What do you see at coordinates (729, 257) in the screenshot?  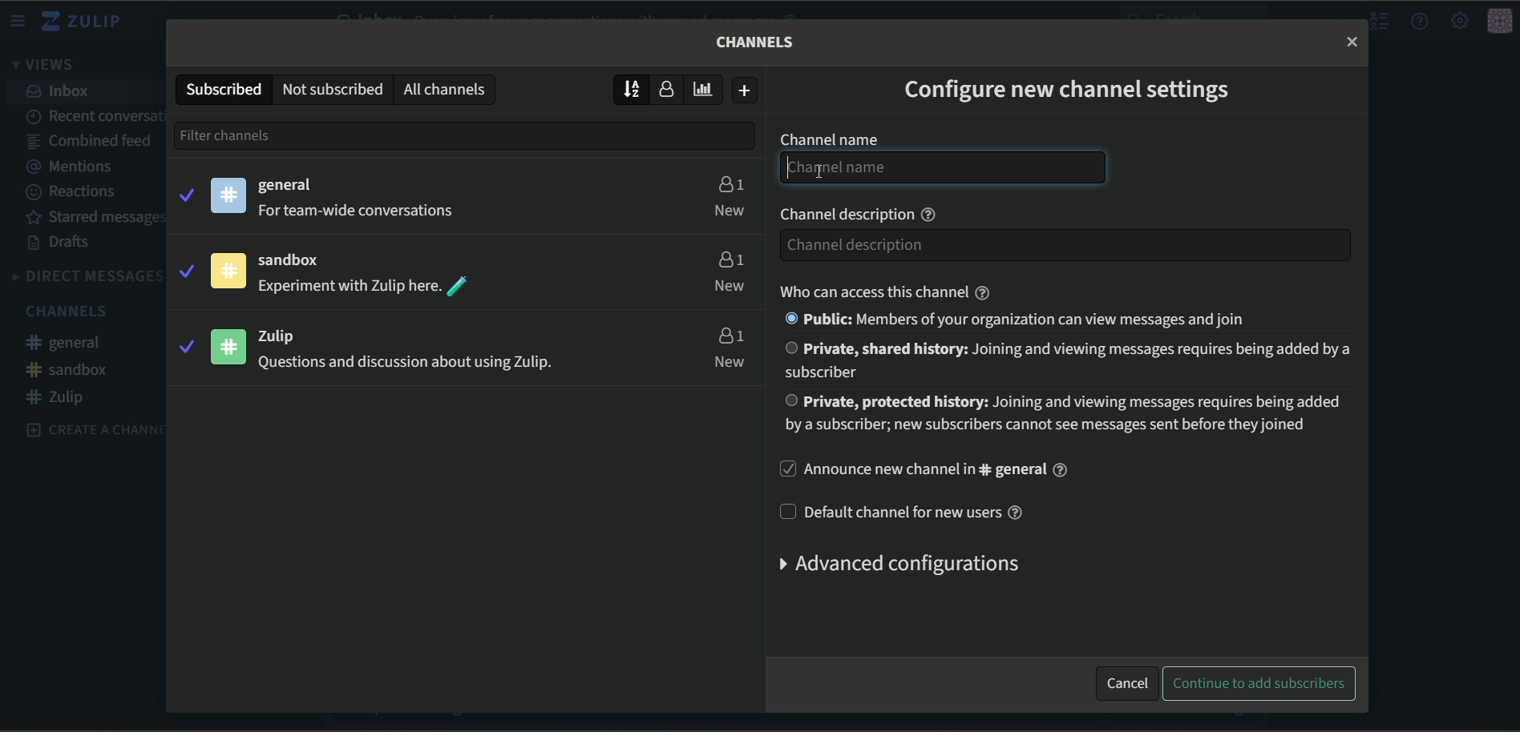 I see `users` at bounding box center [729, 257].